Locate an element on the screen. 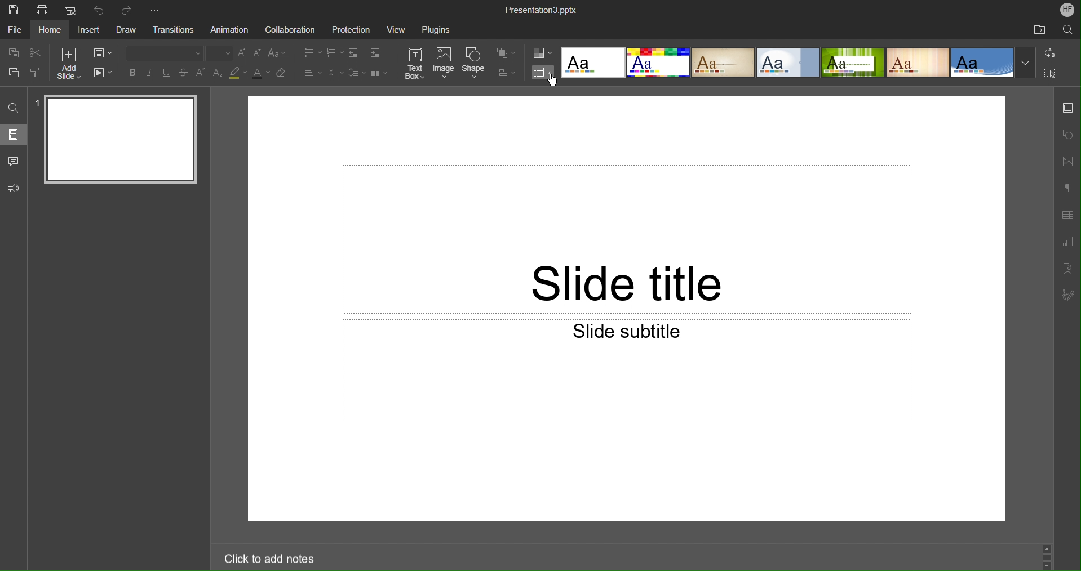  Slide Settings is located at coordinates (1067, 111).